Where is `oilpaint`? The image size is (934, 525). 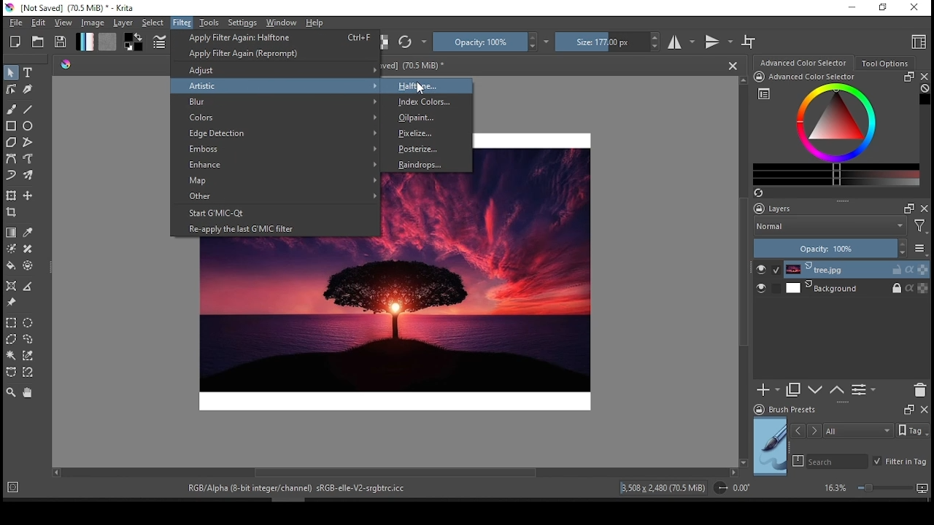
oilpaint is located at coordinates (427, 117).